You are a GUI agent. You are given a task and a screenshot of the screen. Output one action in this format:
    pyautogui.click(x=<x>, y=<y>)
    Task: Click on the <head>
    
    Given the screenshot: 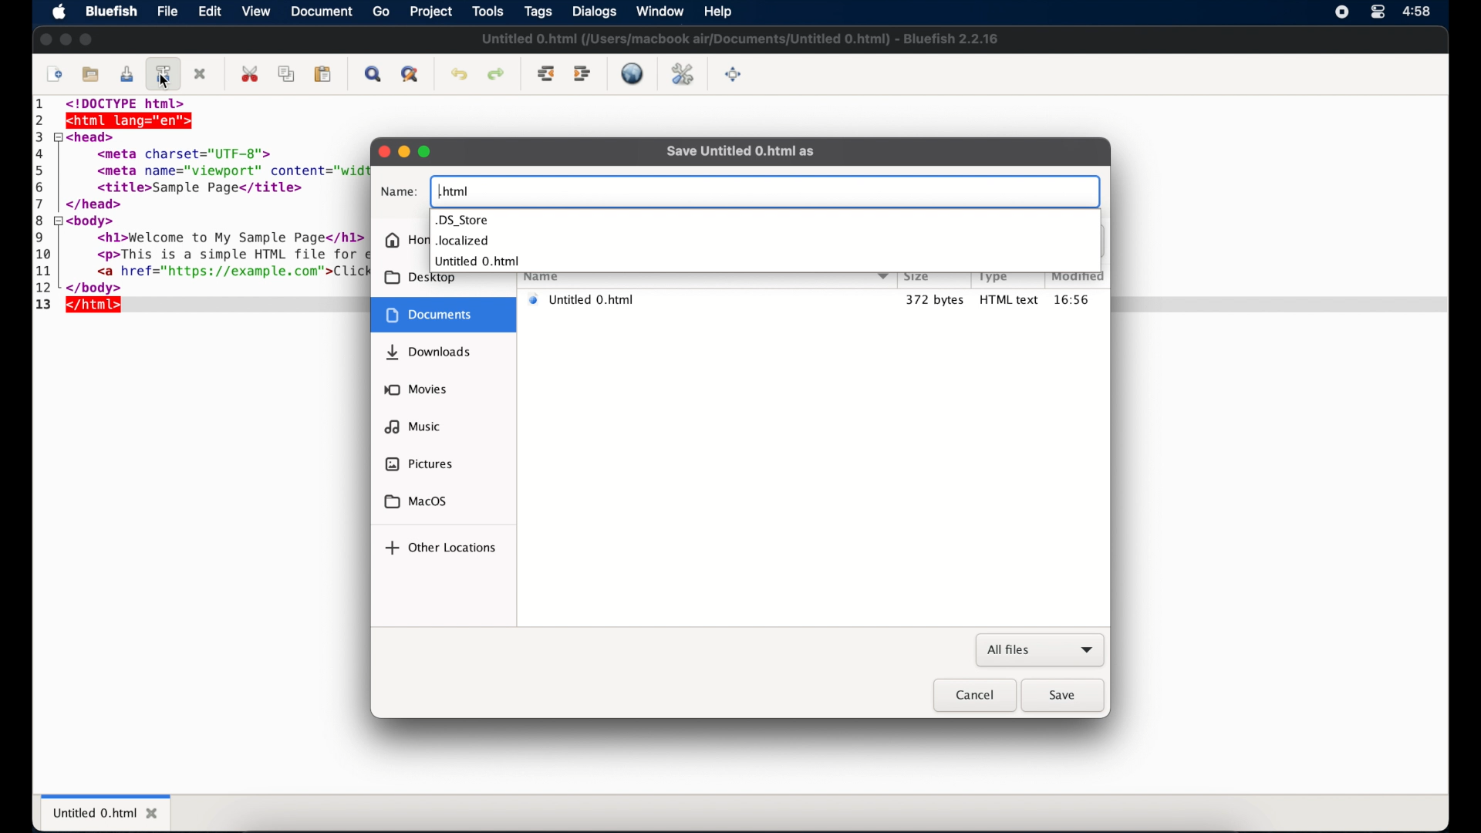 What is the action you would take?
    pyautogui.click(x=95, y=137)
    